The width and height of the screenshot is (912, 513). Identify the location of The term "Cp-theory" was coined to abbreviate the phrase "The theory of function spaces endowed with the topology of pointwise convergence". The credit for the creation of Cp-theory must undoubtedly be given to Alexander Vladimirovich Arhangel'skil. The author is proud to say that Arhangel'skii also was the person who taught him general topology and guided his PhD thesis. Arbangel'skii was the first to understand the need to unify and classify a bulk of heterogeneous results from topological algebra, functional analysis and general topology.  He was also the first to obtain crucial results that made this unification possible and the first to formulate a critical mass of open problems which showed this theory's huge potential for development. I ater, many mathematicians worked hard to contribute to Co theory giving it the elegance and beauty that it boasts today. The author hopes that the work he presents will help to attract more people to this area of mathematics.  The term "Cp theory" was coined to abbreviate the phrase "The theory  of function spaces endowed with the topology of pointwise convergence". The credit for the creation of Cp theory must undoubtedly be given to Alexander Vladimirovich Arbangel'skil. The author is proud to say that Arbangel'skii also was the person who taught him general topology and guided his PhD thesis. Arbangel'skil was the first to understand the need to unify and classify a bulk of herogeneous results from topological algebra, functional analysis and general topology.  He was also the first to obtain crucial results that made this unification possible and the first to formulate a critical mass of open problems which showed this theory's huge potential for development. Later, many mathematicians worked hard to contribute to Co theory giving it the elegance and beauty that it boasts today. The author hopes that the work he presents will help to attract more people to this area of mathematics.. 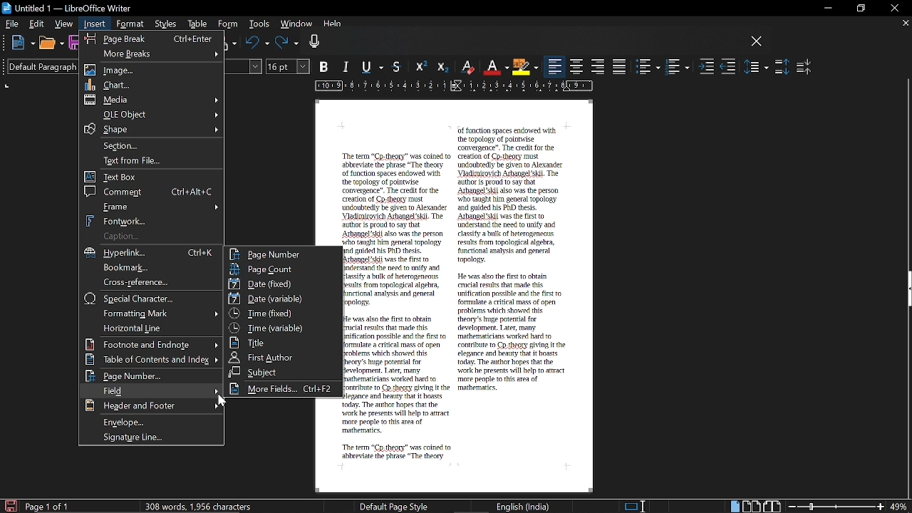
(457, 296).